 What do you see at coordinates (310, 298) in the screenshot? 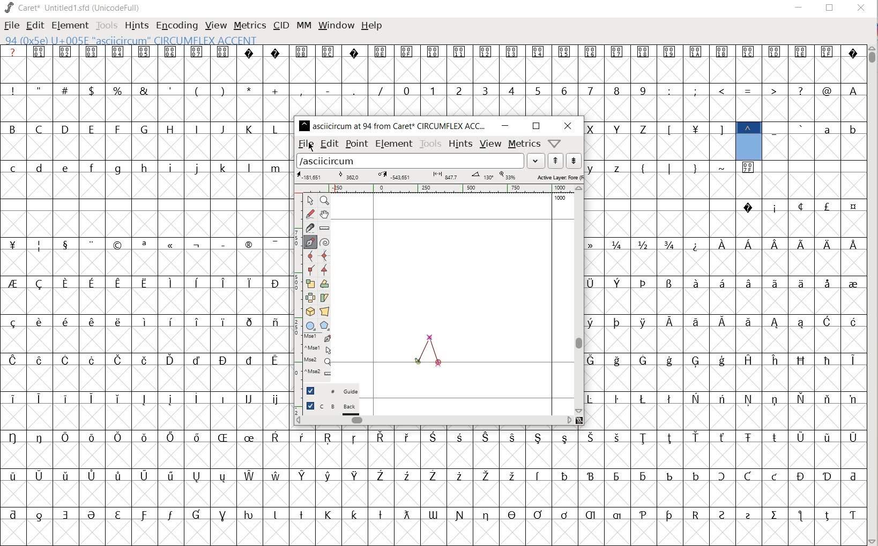
I see `flip the selection` at bounding box center [310, 298].